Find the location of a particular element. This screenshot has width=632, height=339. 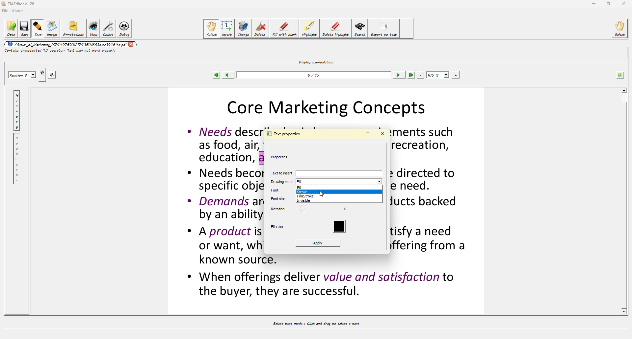

rotation is located at coordinates (277, 209).